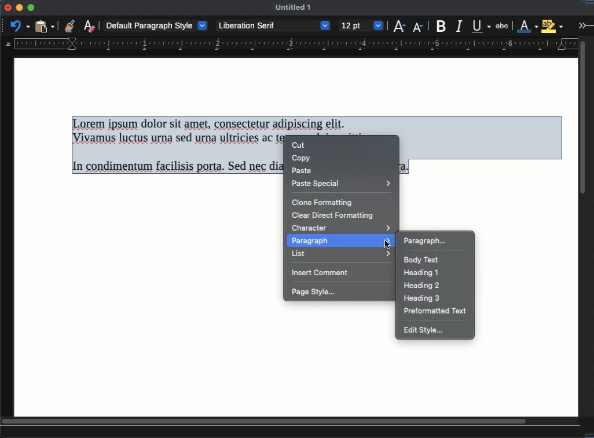 This screenshot has height=438, width=594. What do you see at coordinates (316, 293) in the screenshot?
I see `page style ` at bounding box center [316, 293].